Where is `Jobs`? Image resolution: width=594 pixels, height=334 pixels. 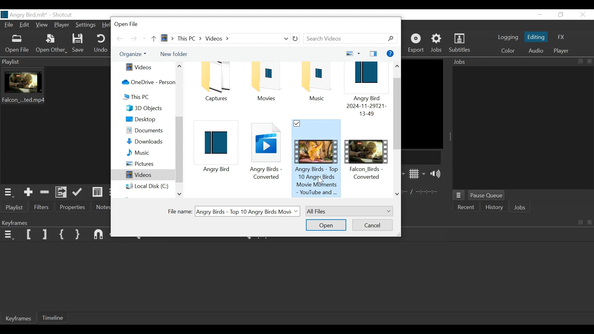 Jobs is located at coordinates (520, 208).